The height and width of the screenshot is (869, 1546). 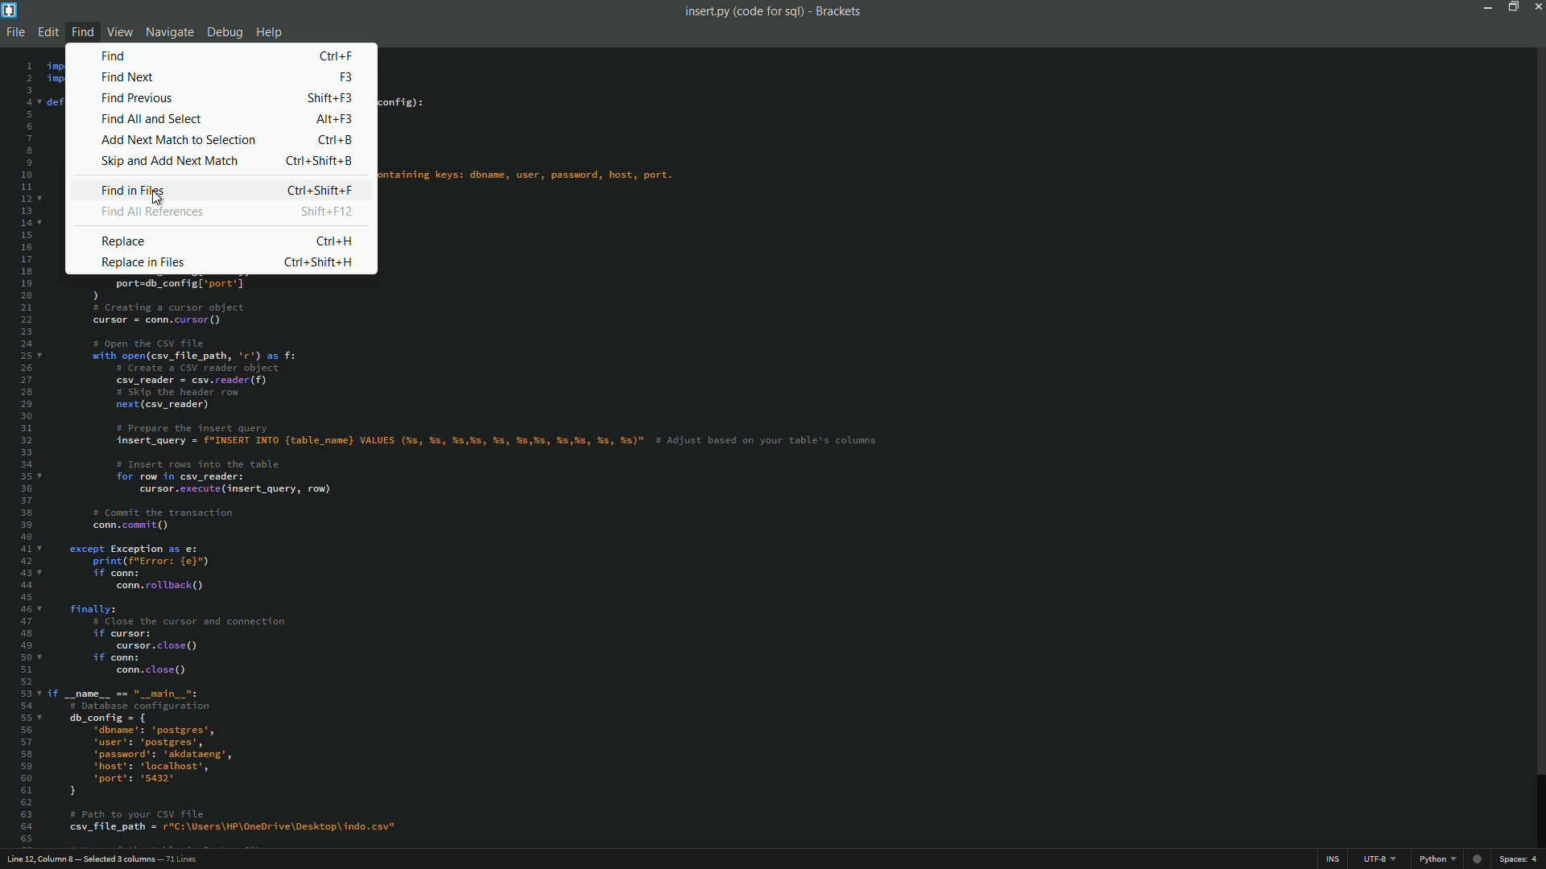 I want to click on file menu, so click(x=13, y=34).